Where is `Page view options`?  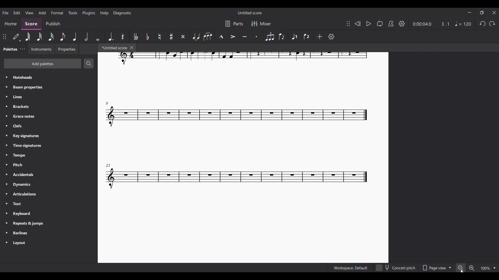
Page view options is located at coordinates (436, 268).